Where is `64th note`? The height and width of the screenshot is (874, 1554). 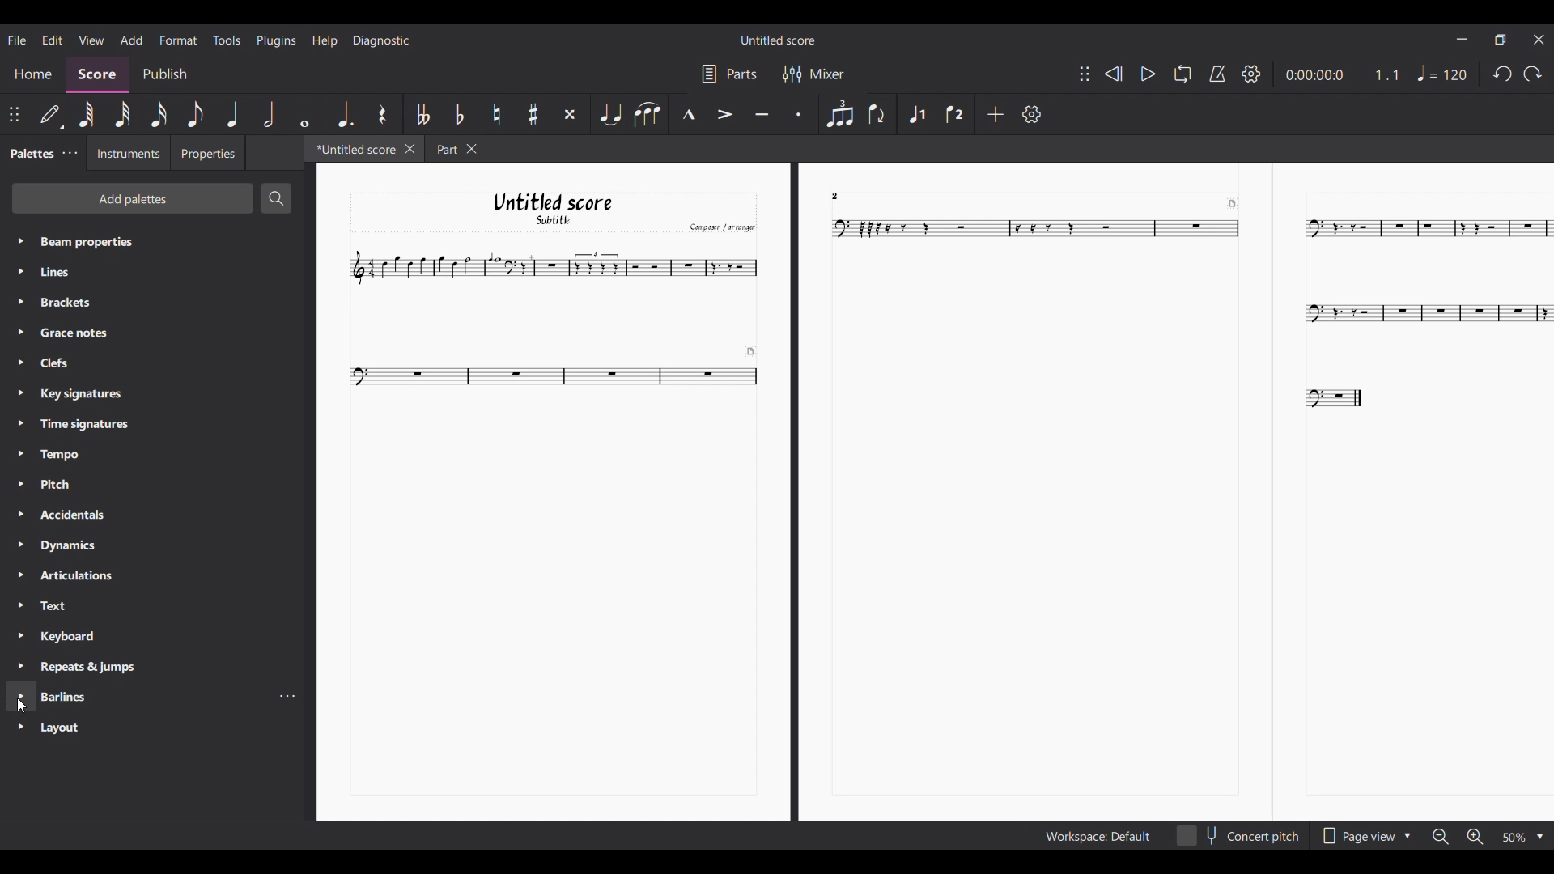
64th note is located at coordinates (87, 115).